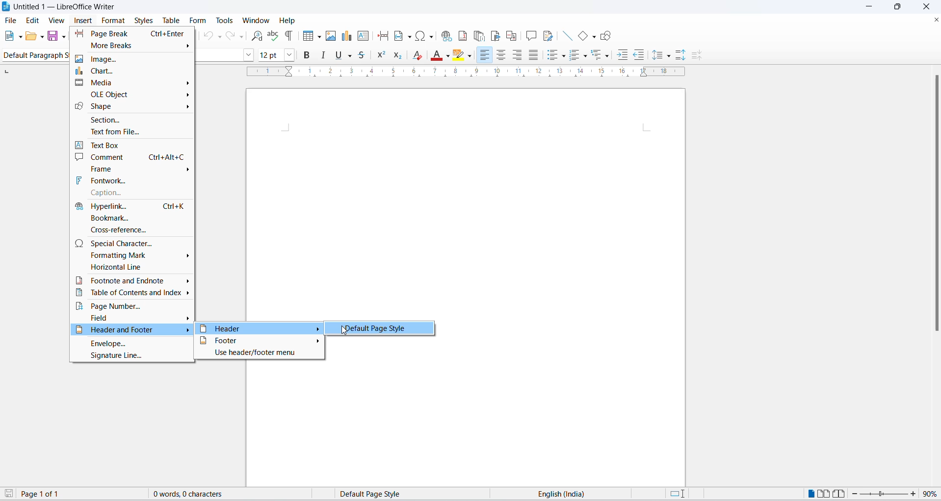  Describe the element at coordinates (838, 494) in the screenshot. I see `book view` at that location.